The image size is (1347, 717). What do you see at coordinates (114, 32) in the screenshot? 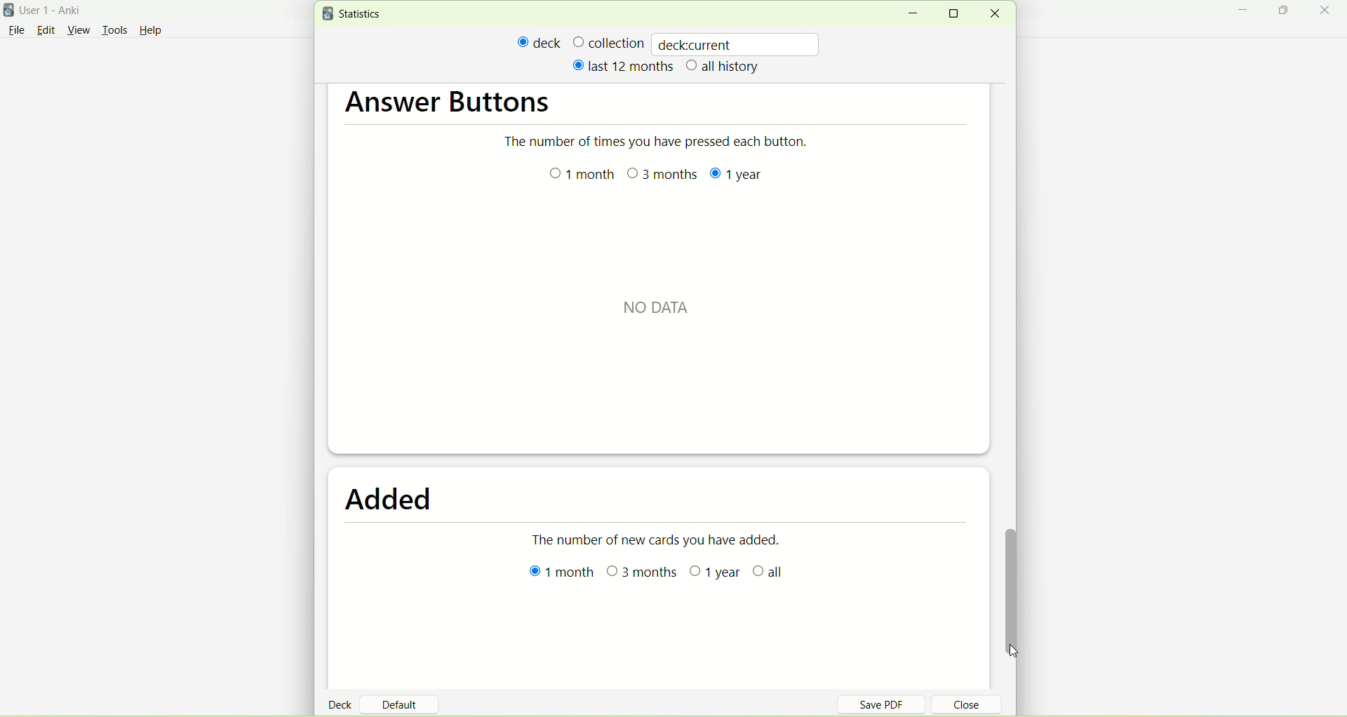
I see `tools` at bounding box center [114, 32].